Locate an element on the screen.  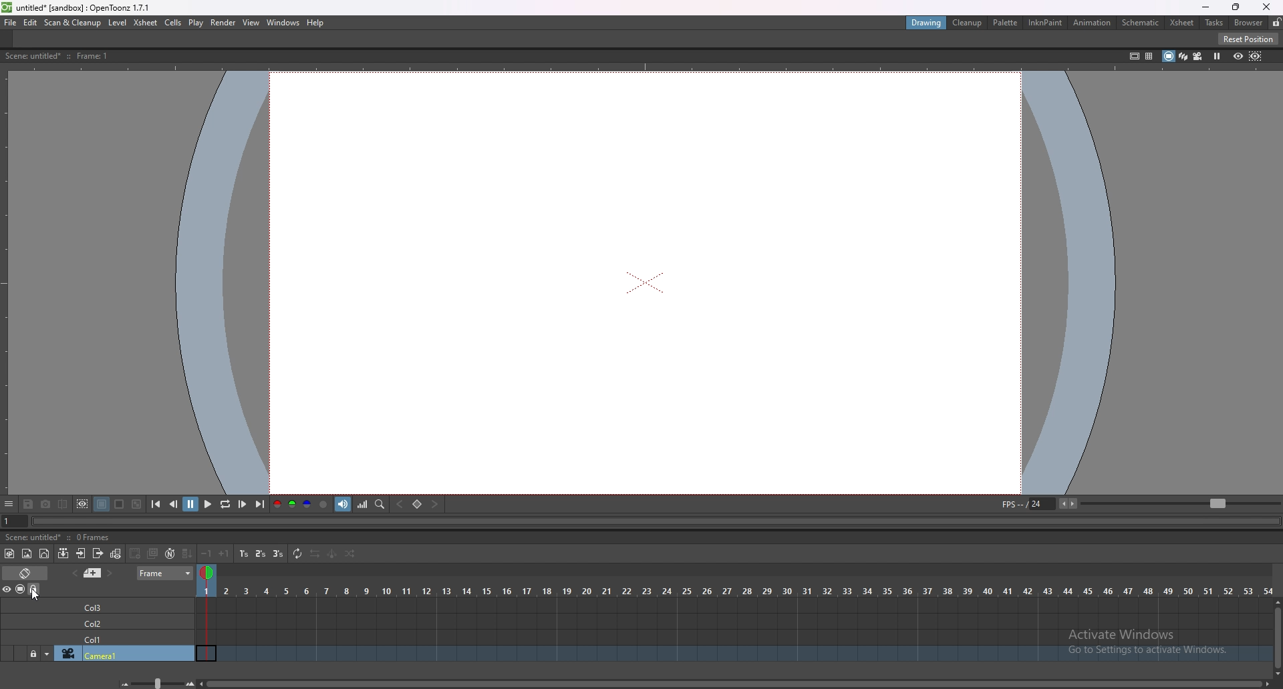
lock is located at coordinates (1276, 22).